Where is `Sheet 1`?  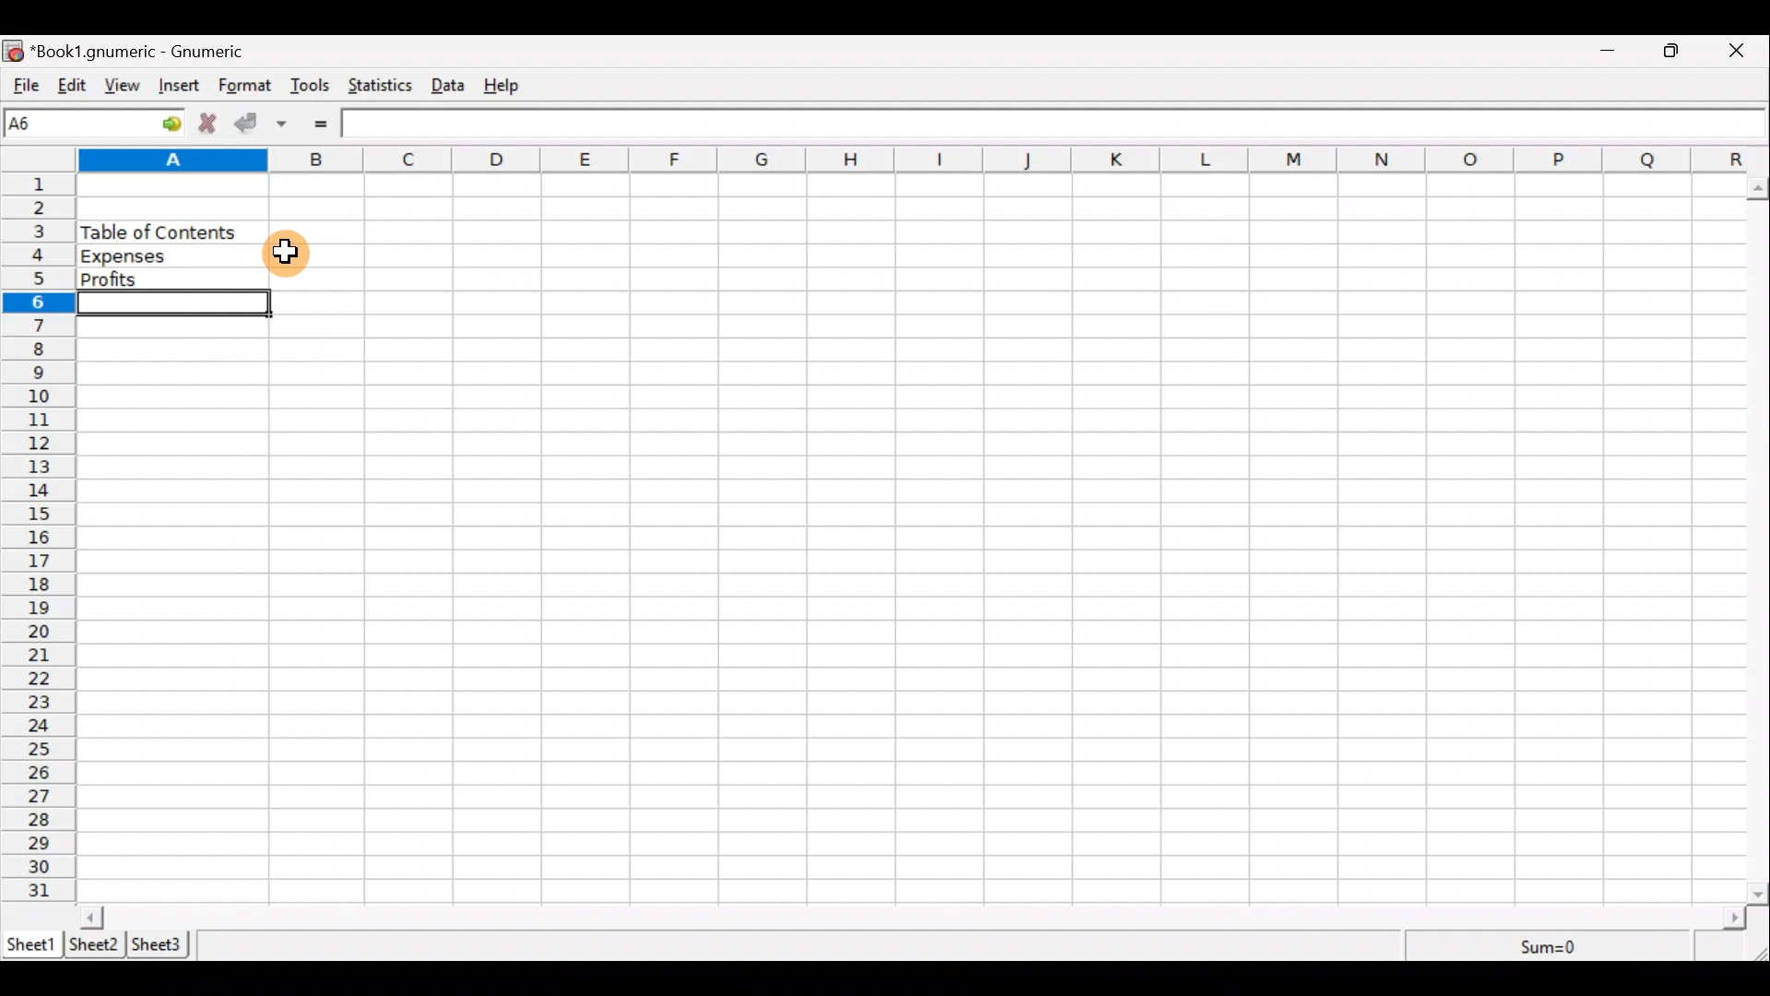
Sheet 1 is located at coordinates (31, 943).